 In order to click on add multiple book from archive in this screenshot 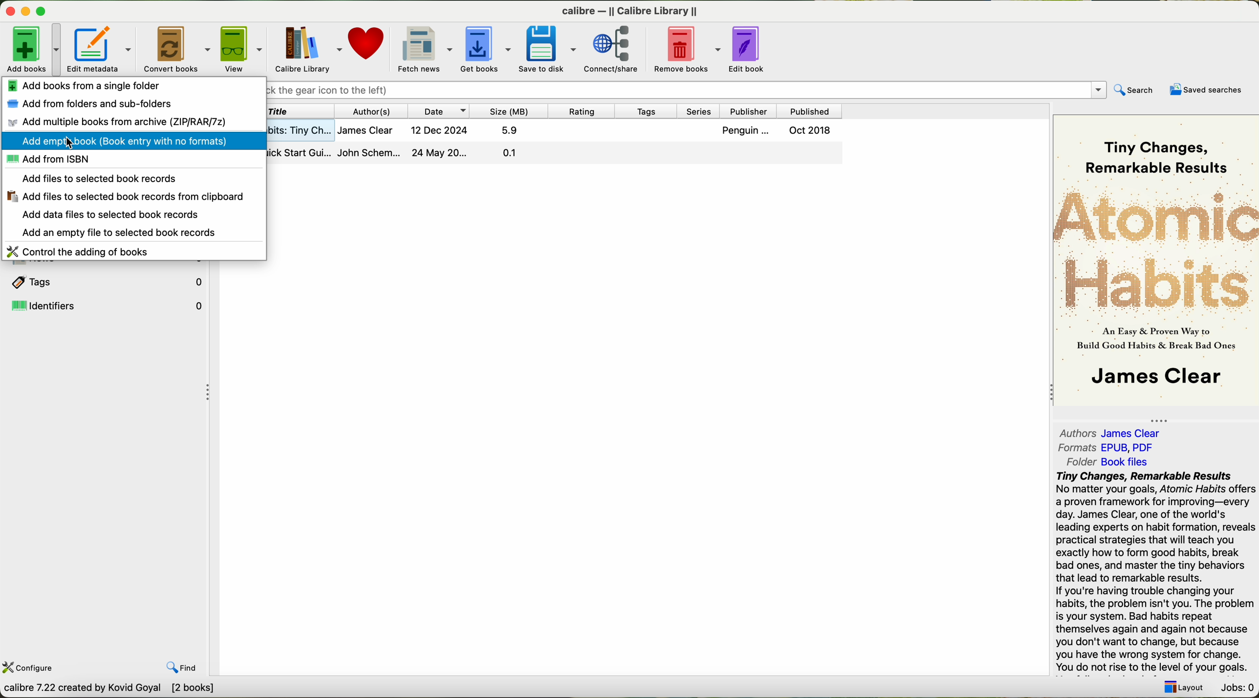, I will do `click(114, 123)`.